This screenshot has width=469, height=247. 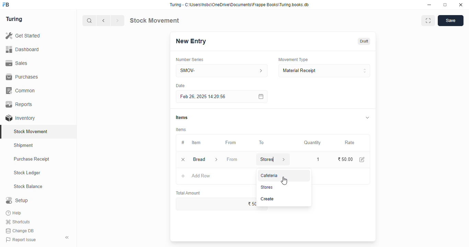 What do you see at coordinates (216, 160) in the screenshot?
I see `item information` at bounding box center [216, 160].